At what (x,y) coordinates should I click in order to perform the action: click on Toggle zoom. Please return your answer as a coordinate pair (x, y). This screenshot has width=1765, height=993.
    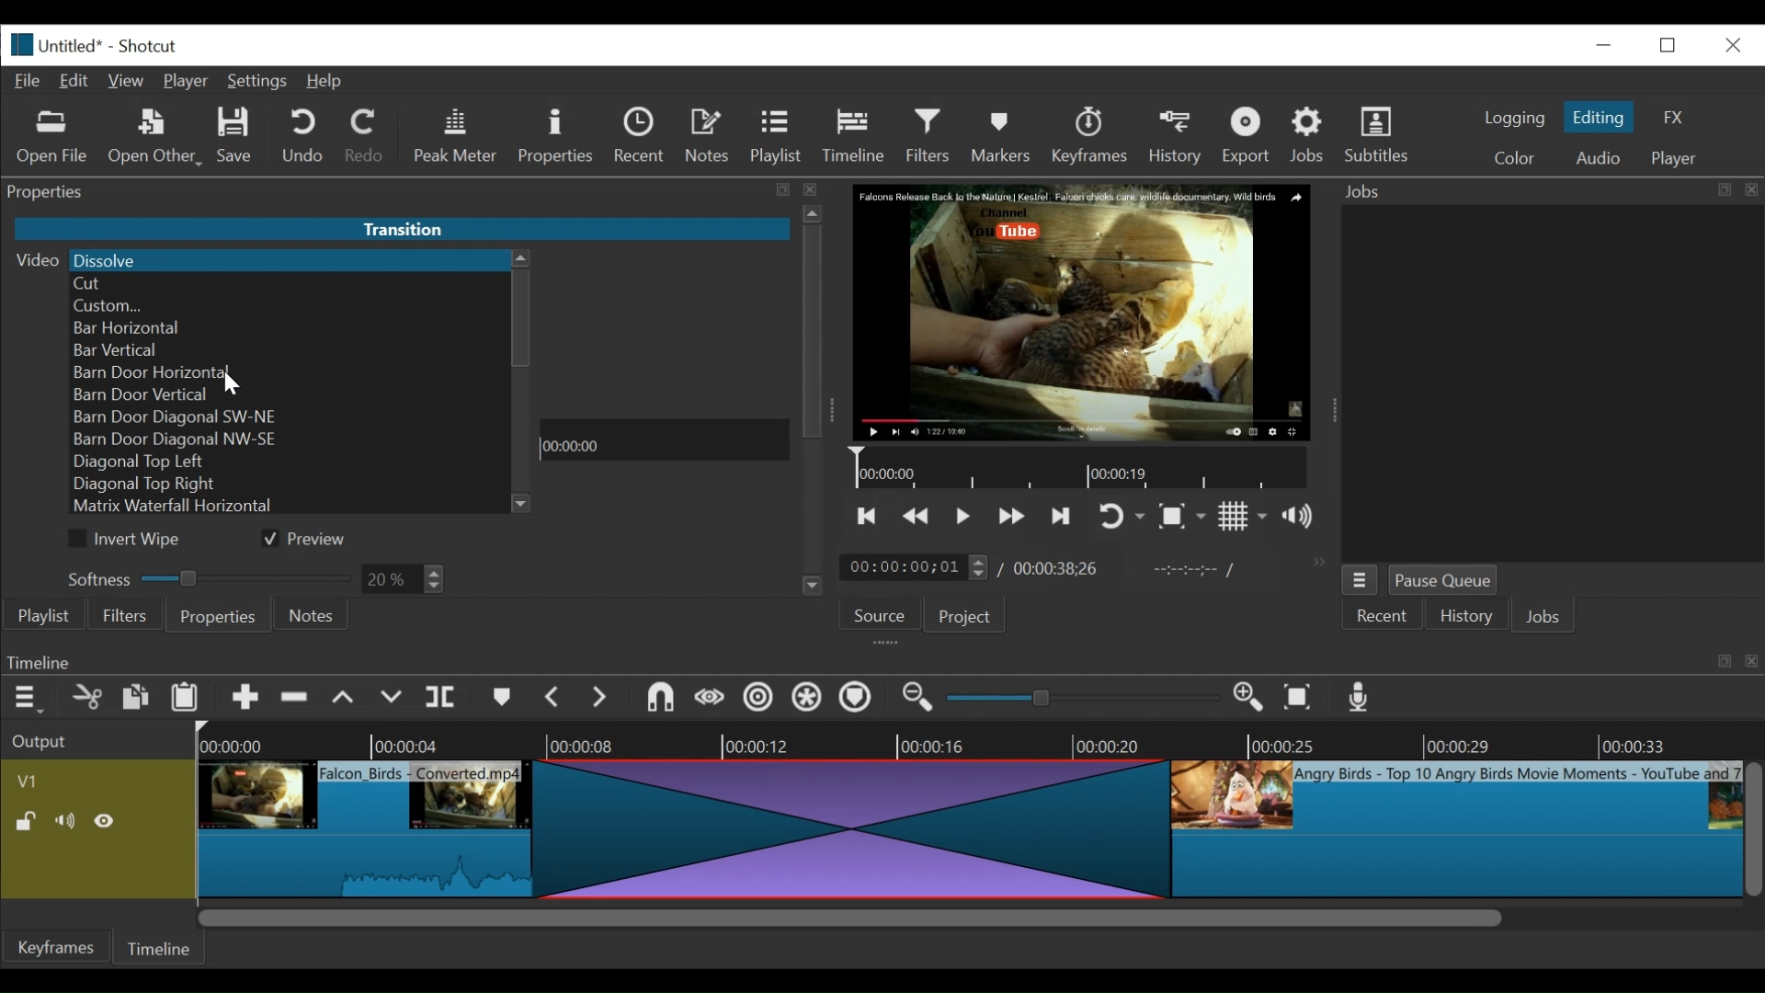
    Looking at the image, I should click on (1181, 518).